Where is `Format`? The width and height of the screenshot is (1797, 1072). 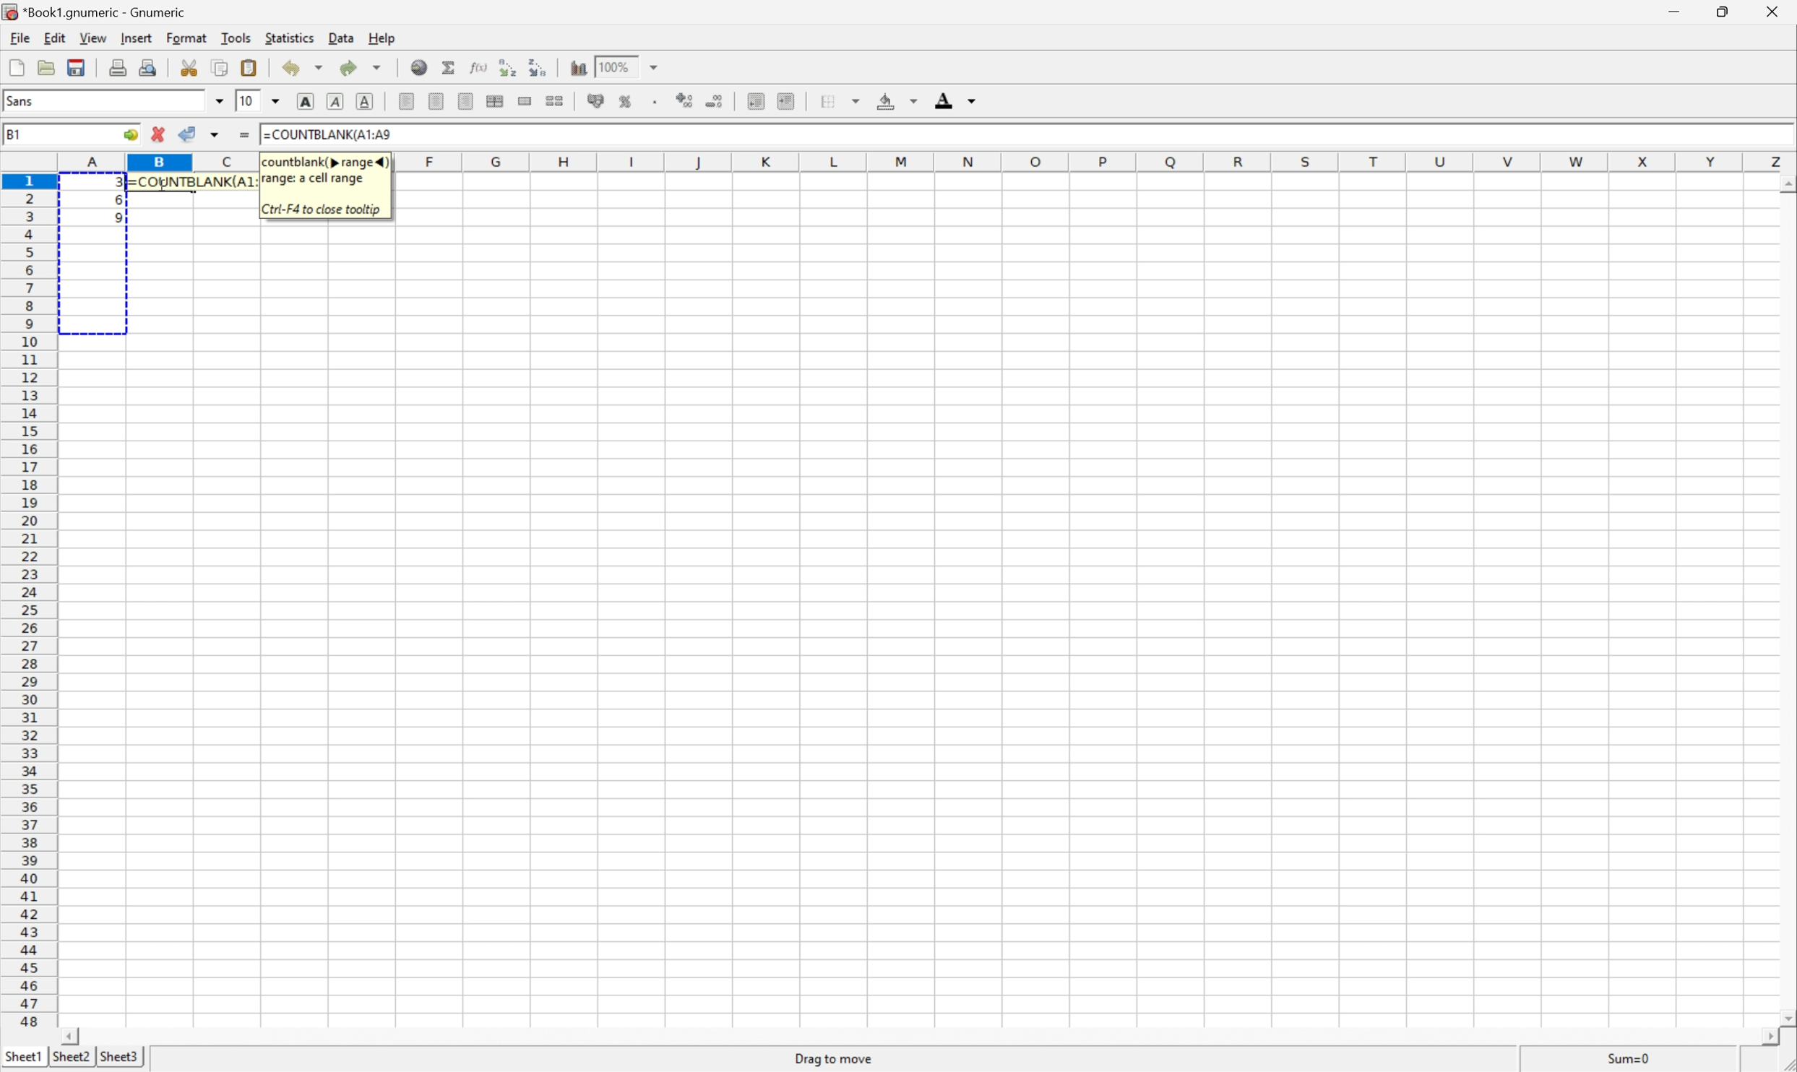 Format is located at coordinates (186, 37).